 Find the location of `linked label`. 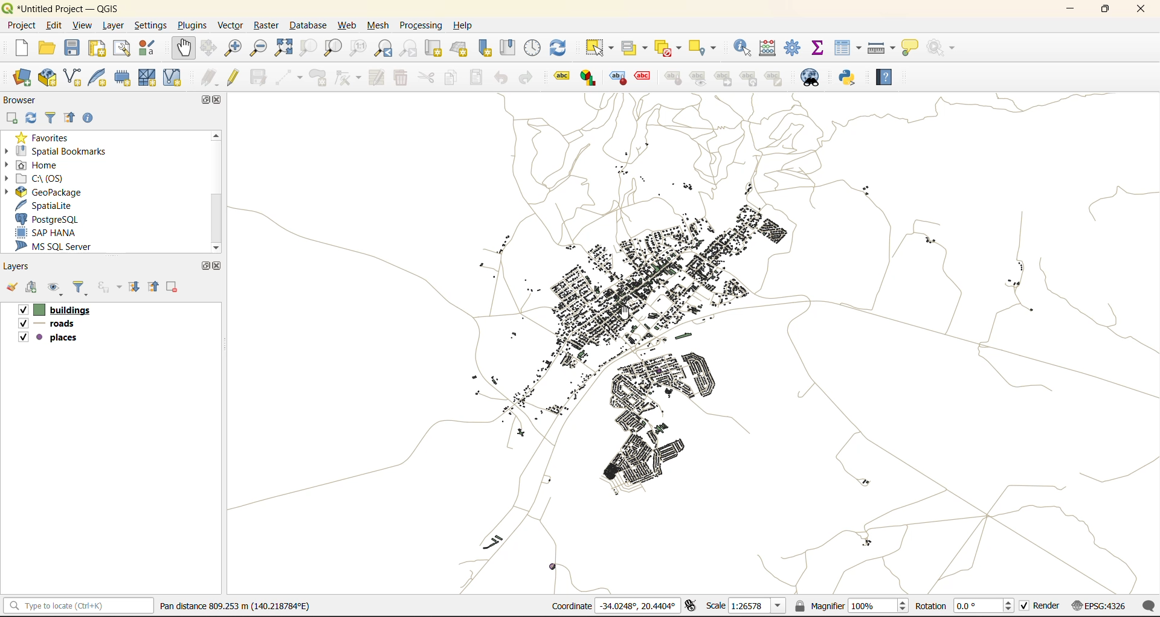

linked label is located at coordinates (727, 79).